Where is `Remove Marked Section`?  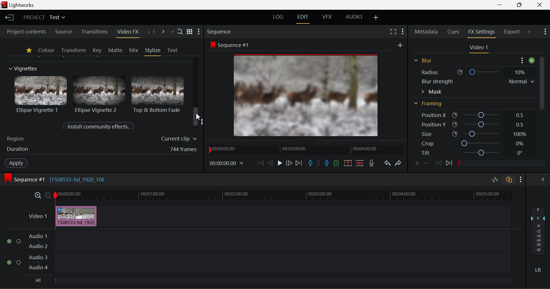 Remove Marked Section is located at coordinates (348, 163).